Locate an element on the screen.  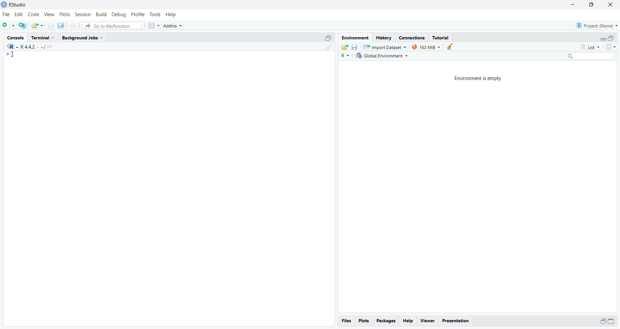
Connections is located at coordinates (412, 38).